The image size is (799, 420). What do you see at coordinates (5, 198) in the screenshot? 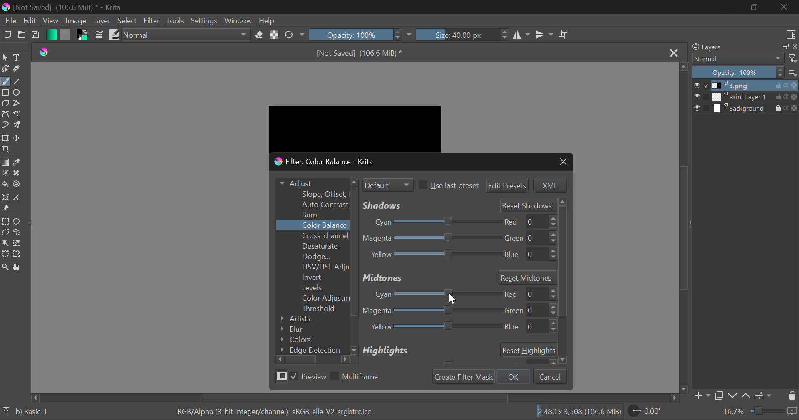
I see `Assistant Tool` at bounding box center [5, 198].